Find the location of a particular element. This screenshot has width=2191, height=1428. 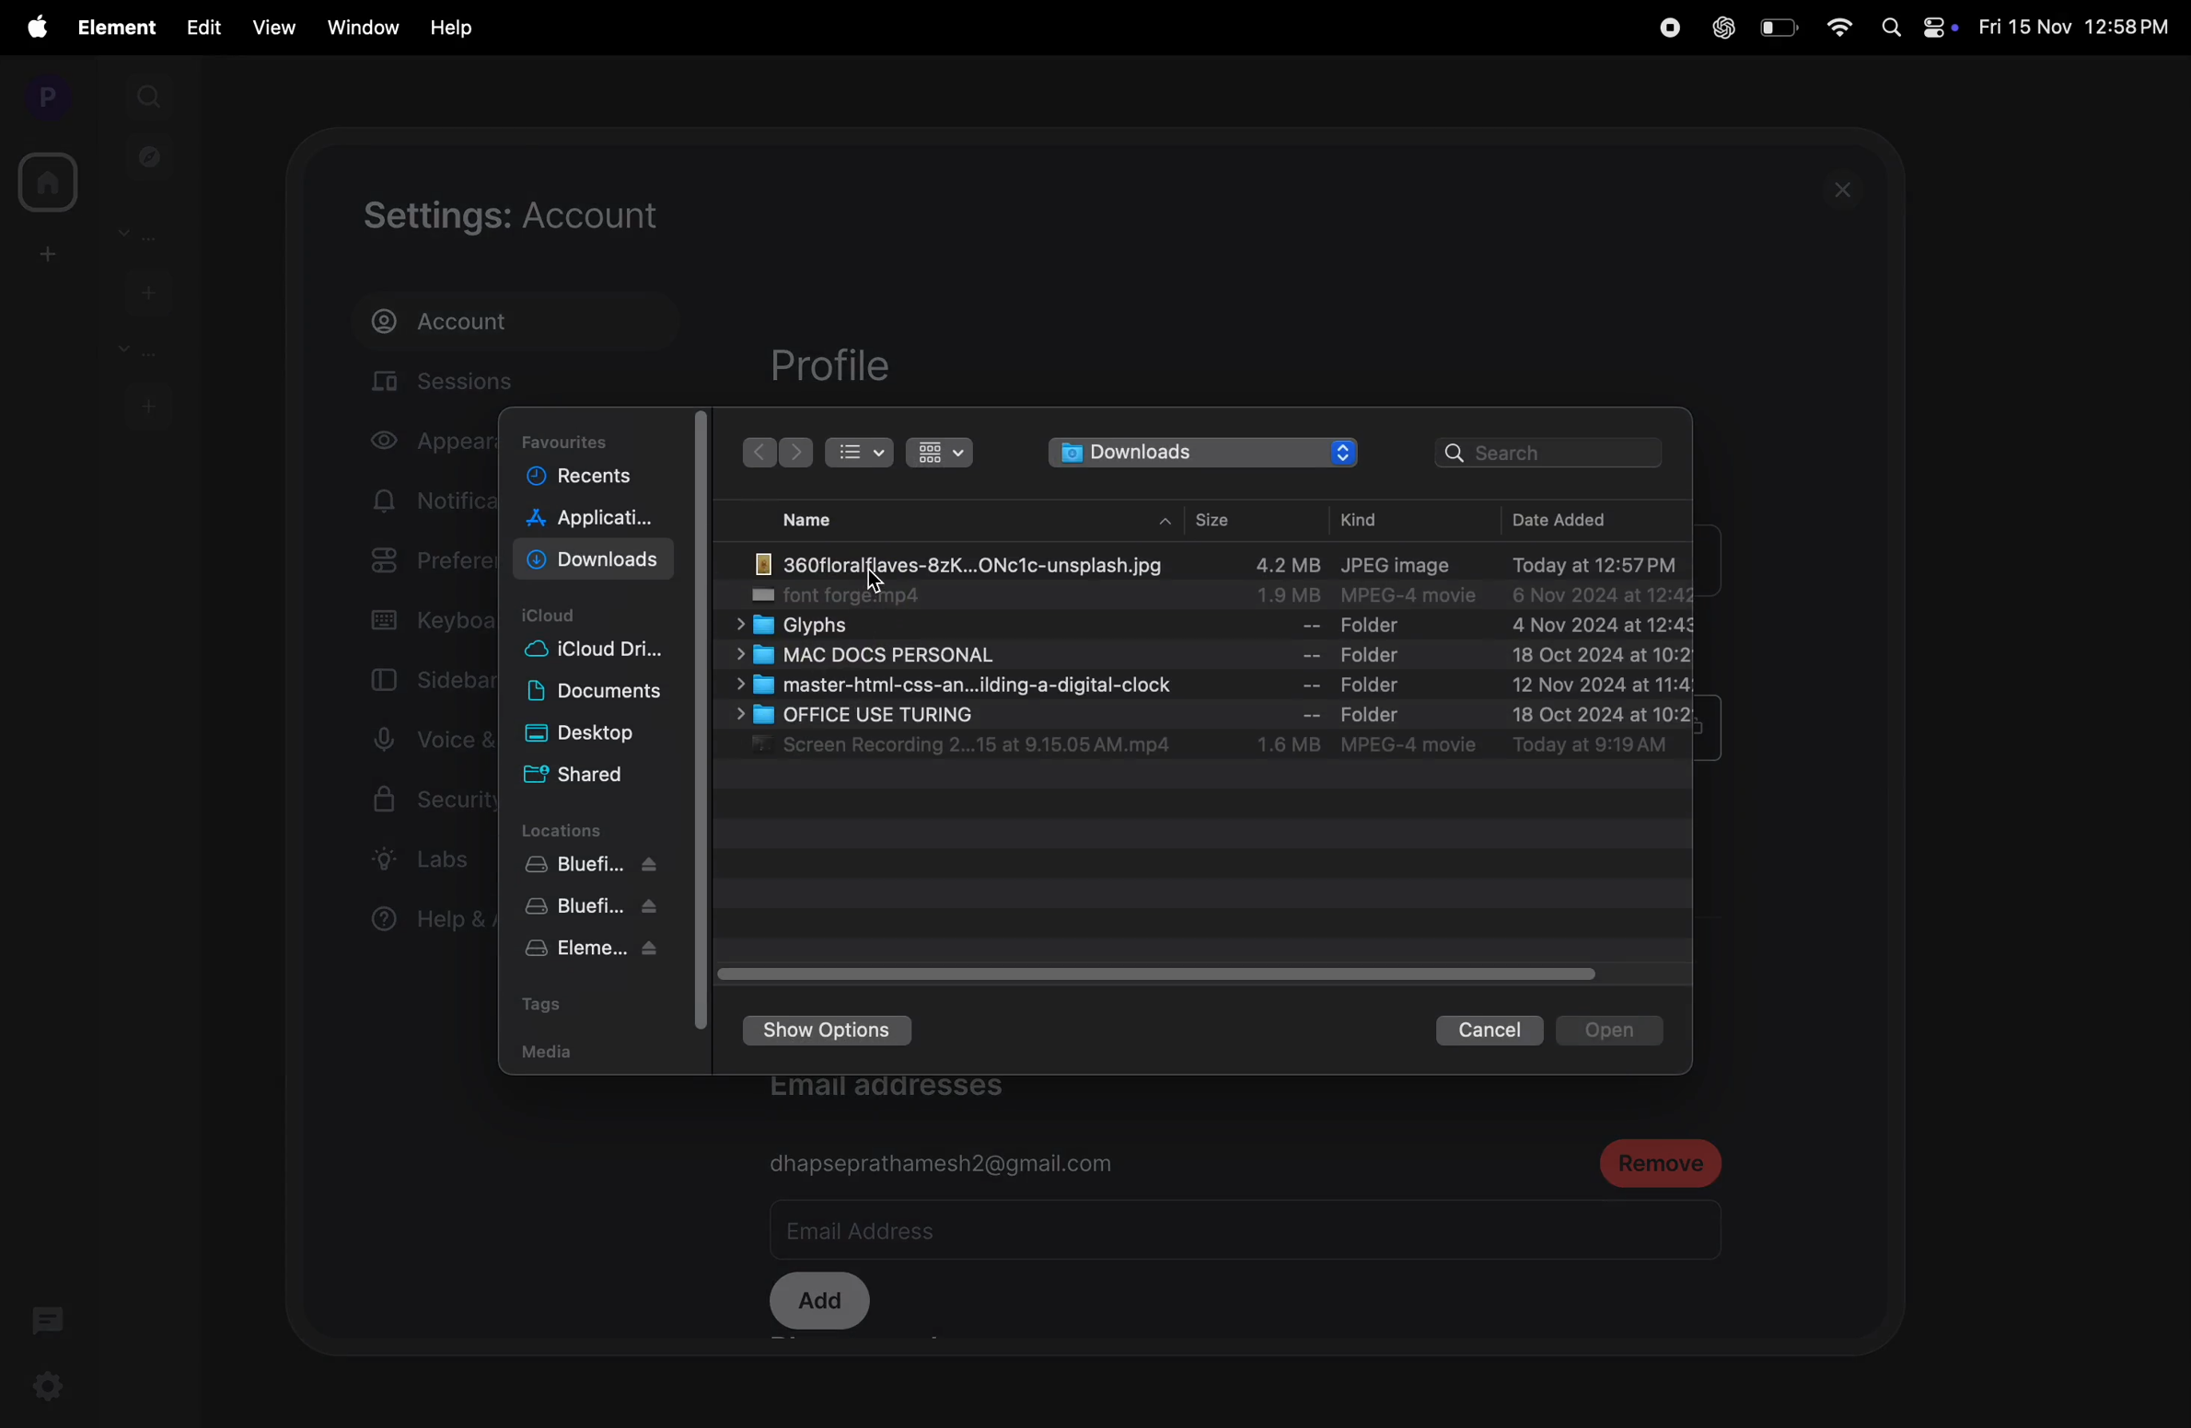

record is located at coordinates (1665, 28).